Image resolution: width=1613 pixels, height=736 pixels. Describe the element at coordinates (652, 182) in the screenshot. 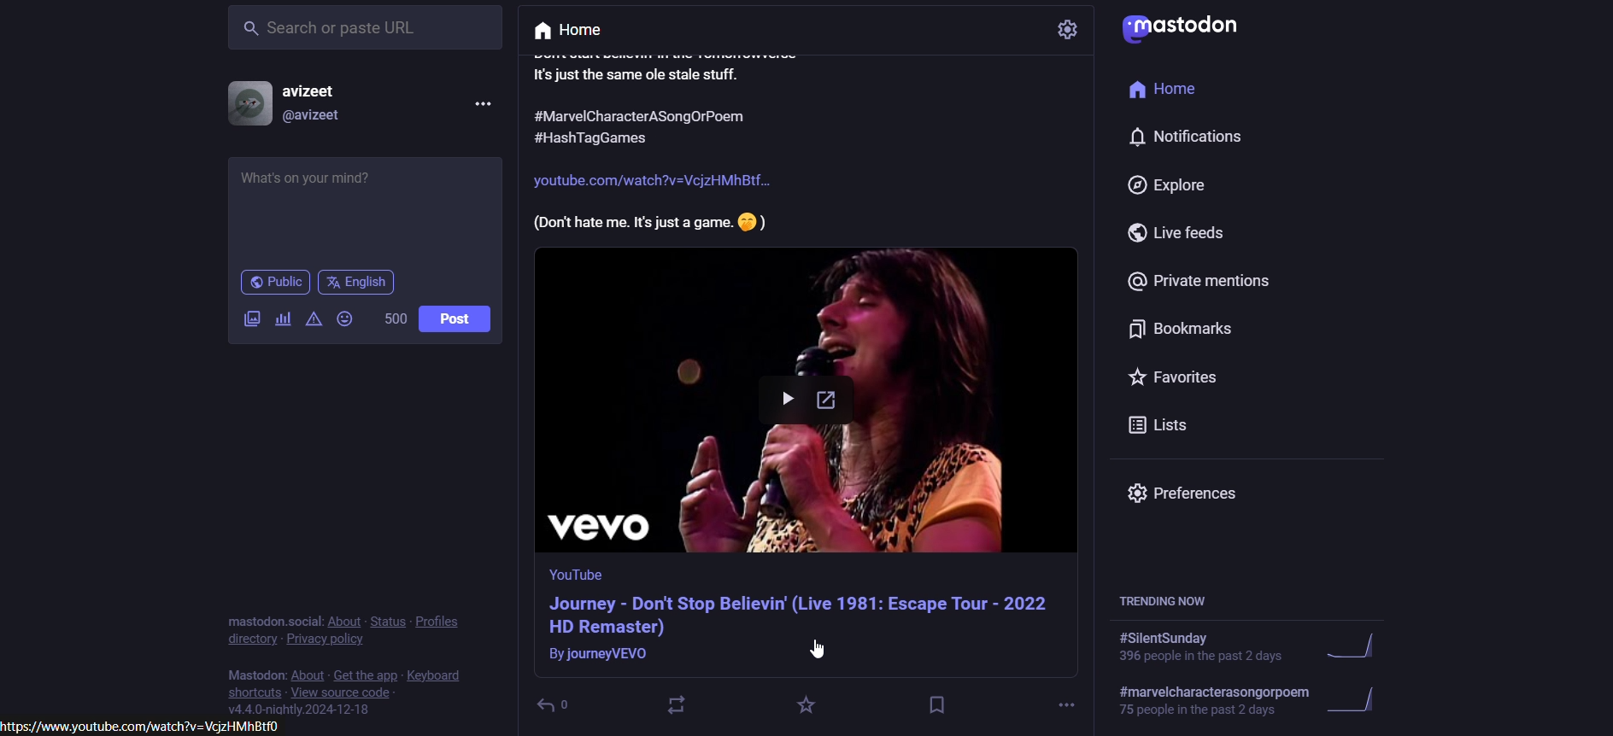

I see `` at that location.